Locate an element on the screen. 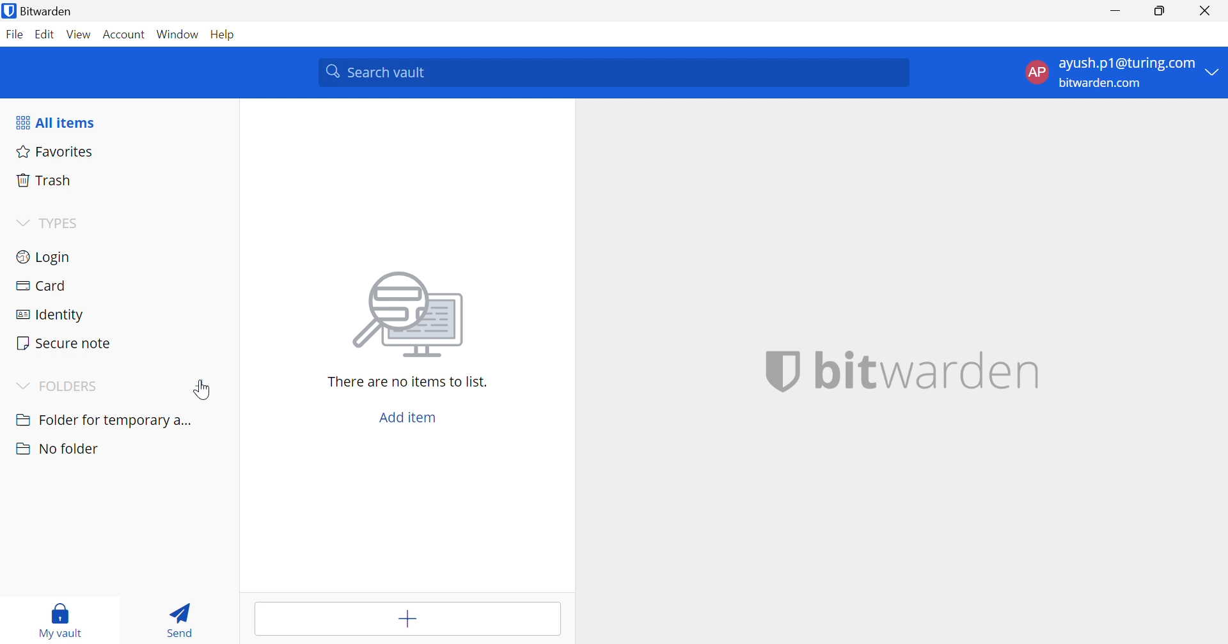 The height and width of the screenshot is (644, 1228). Trash is located at coordinates (45, 180).